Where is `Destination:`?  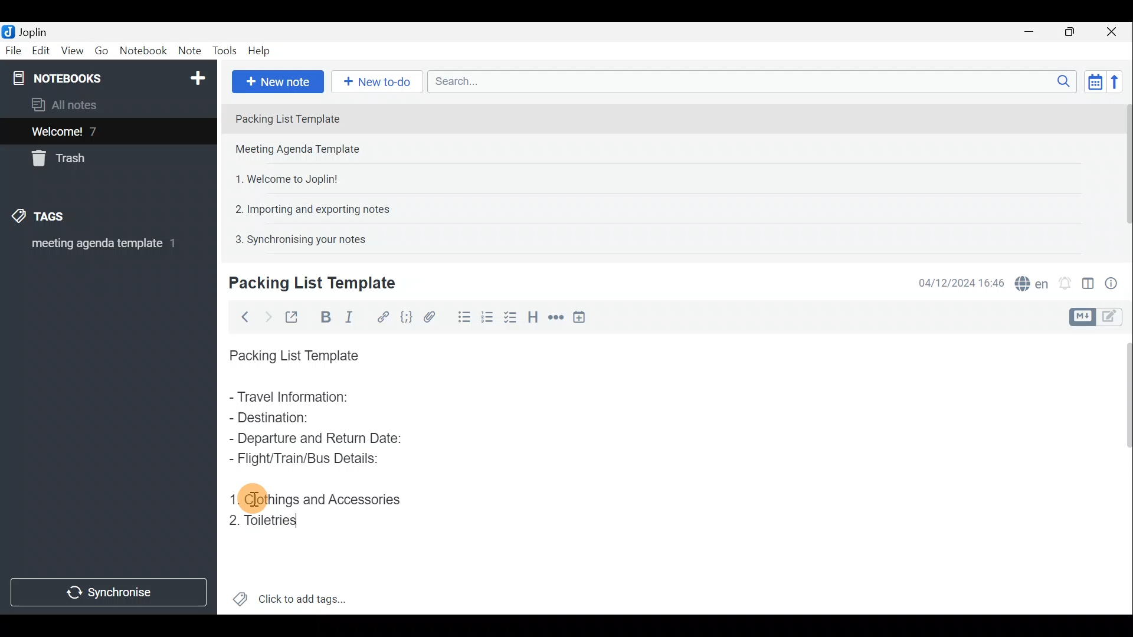
Destination: is located at coordinates (300, 419).